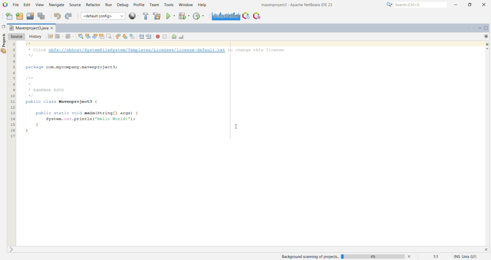  What do you see at coordinates (102, 37) in the screenshot?
I see `Toggle Highlight Selection` at bounding box center [102, 37].